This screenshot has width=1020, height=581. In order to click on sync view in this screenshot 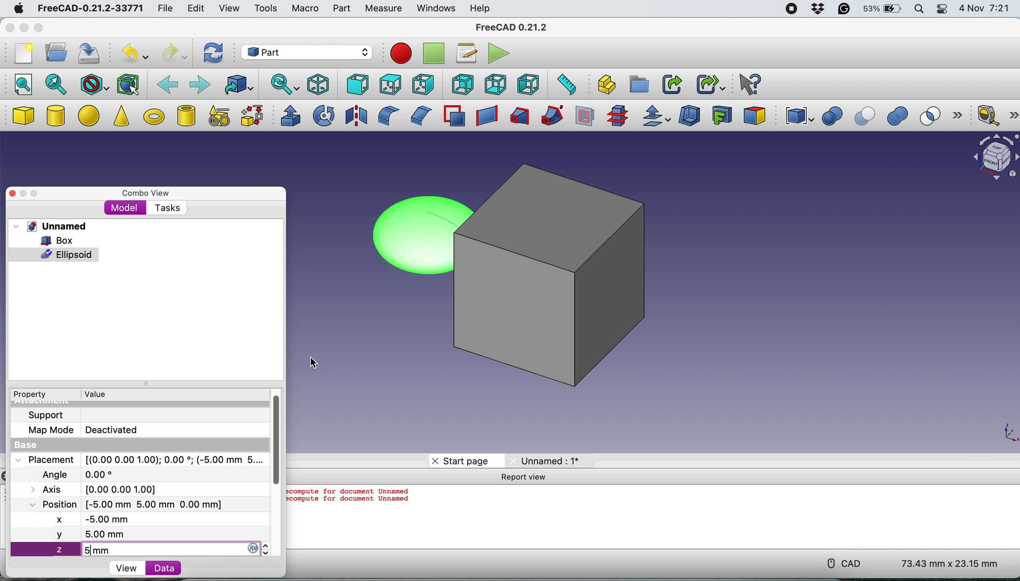, I will do `click(283, 85)`.